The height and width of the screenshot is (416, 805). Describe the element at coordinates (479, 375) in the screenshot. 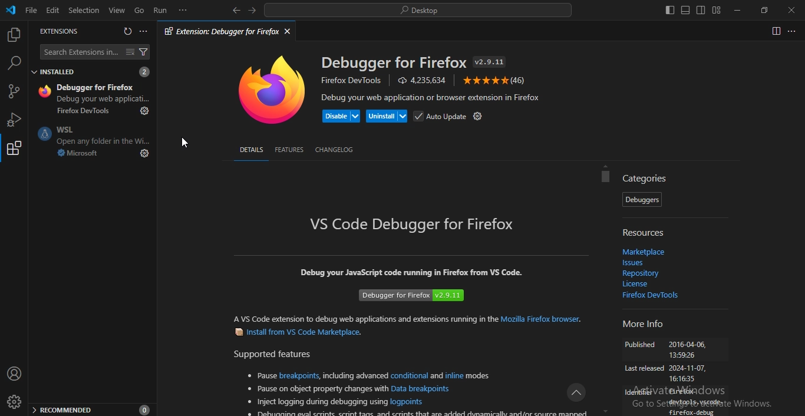

I see `modes` at that location.